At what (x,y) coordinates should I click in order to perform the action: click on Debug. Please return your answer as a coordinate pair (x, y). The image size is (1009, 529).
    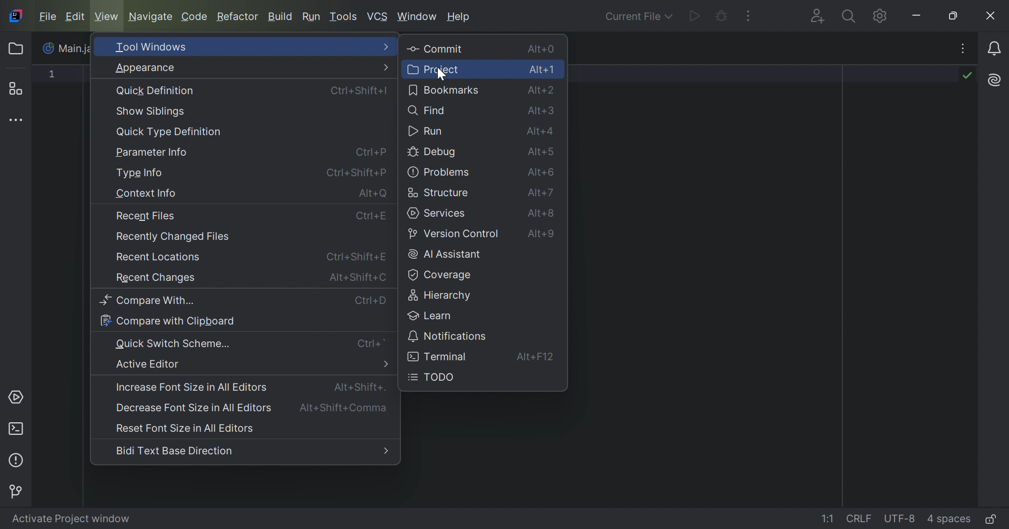
    Looking at the image, I should click on (434, 153).